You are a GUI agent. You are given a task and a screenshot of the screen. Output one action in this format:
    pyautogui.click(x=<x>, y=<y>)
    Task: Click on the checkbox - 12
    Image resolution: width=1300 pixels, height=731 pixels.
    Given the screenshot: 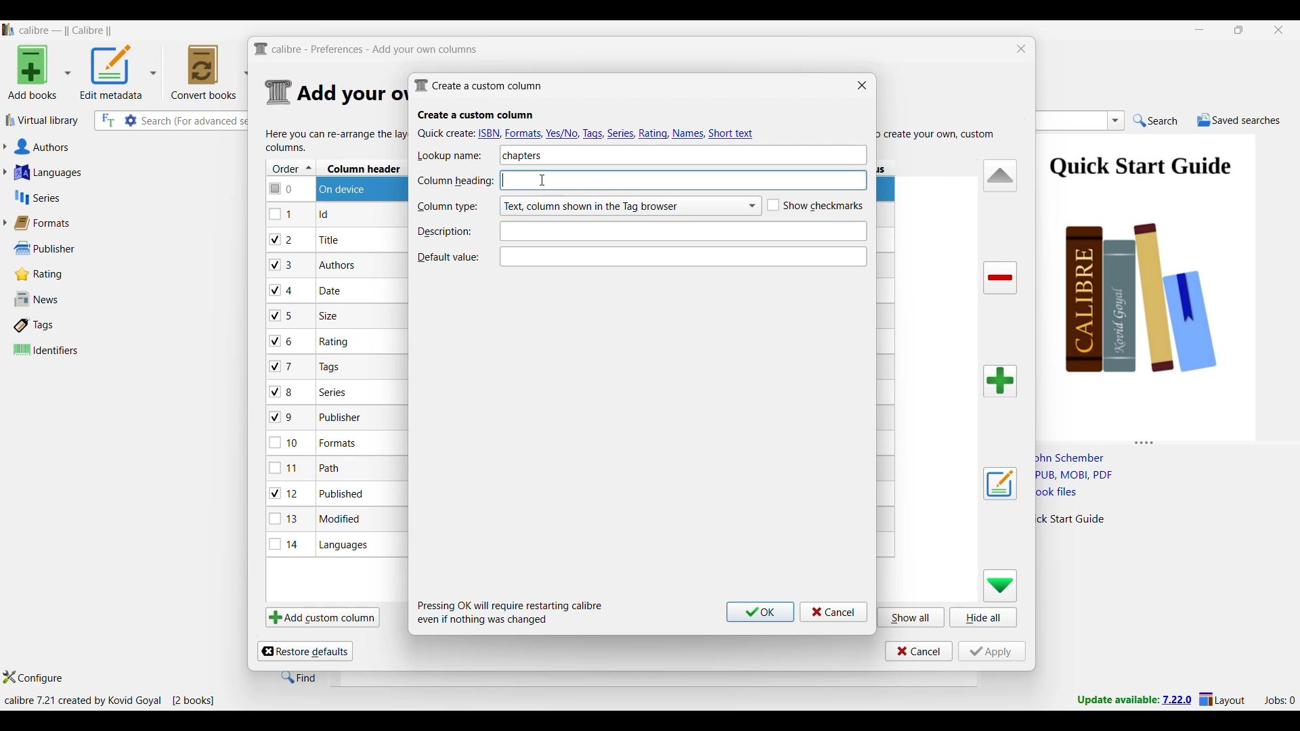 What is the action you would take?
    pyautogui.click(x=286, y=493)
    